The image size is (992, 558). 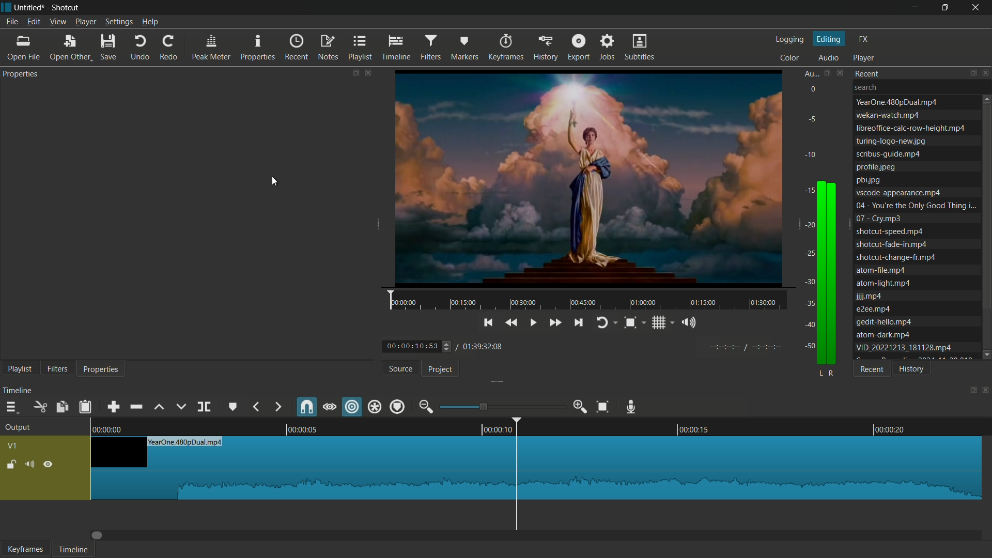 I want to click on redo, so click(x=168, y=49).